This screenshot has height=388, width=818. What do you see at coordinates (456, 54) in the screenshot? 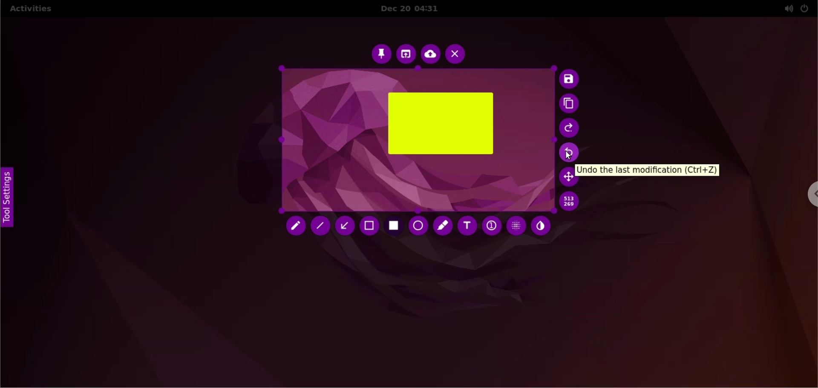
I see `cancel capture` at bounding box center [456, 54].